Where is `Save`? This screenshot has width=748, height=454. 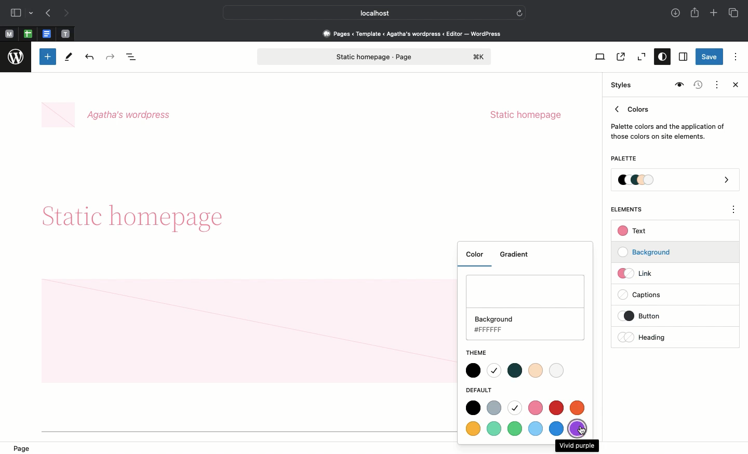 Save is located at coordinates (710, 58).